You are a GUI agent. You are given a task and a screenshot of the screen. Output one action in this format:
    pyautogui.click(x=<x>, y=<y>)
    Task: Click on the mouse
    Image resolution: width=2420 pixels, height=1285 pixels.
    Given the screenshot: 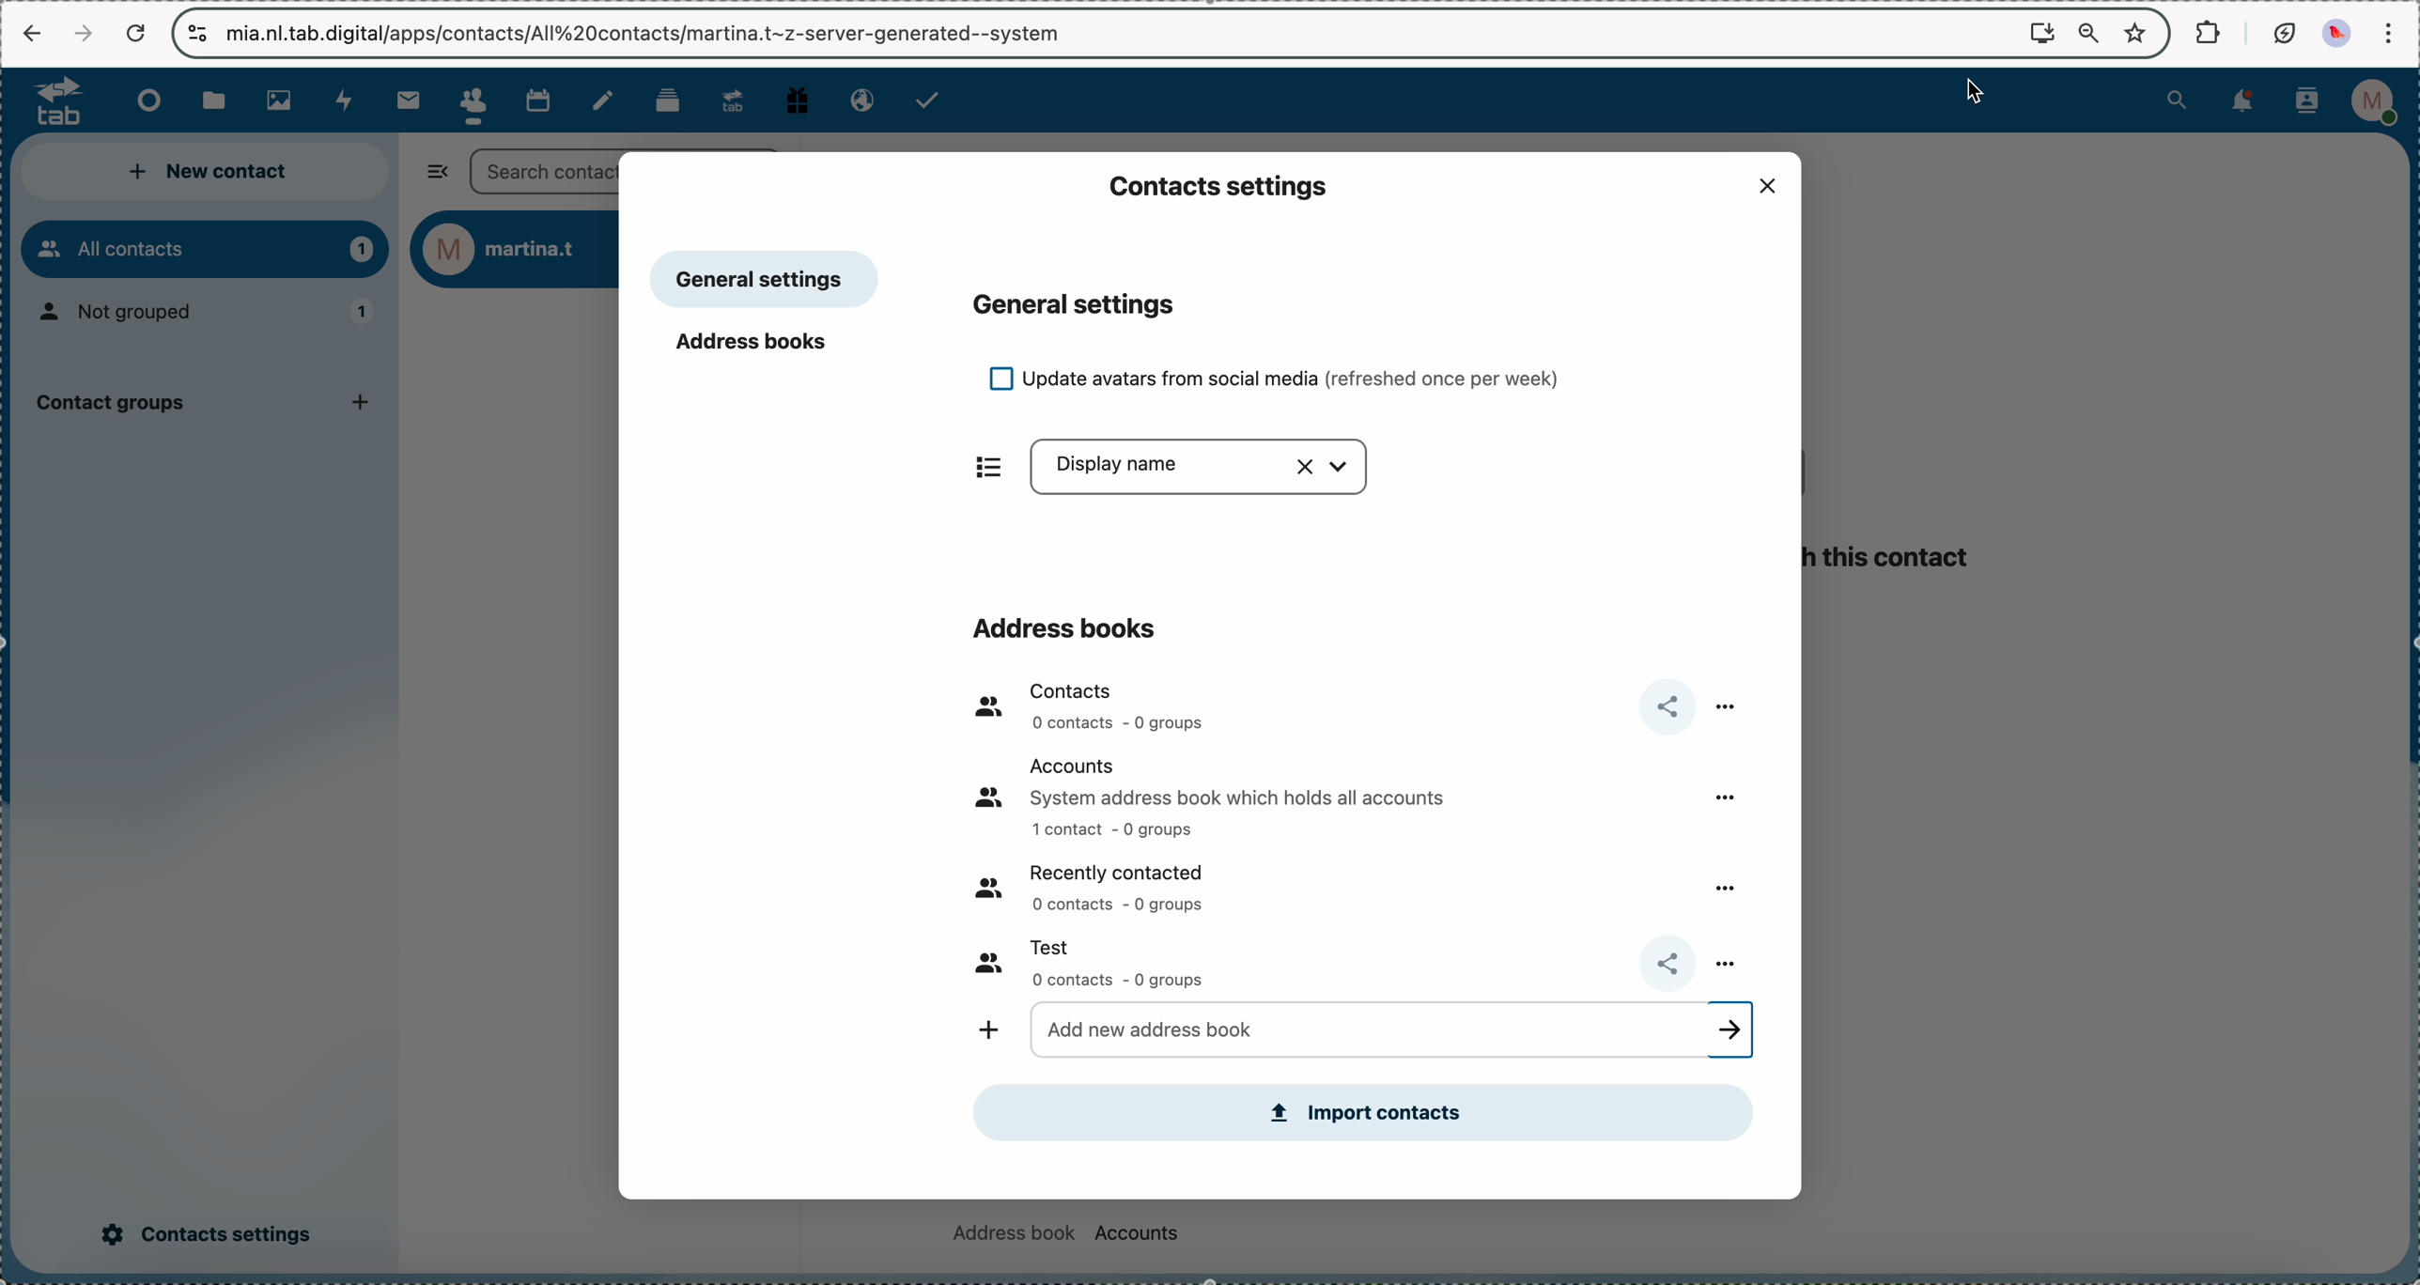 What is the action you would take?
    pyautogui.click(x=1972, y=94)
    